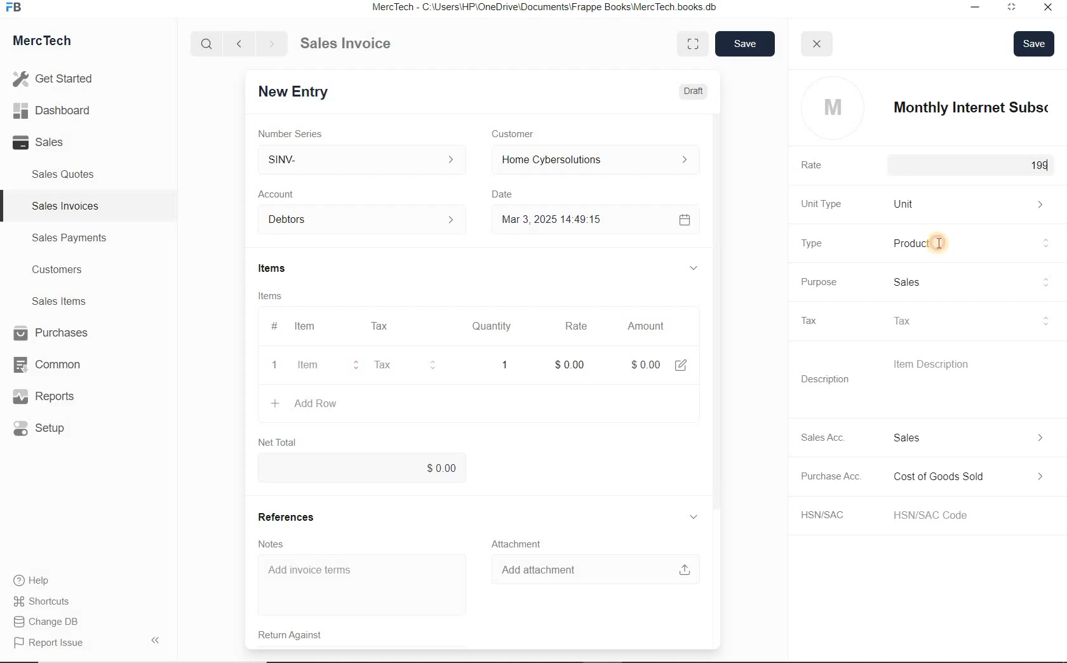 The image size is (1067, 663). I want to click on item, so click(311, 366).